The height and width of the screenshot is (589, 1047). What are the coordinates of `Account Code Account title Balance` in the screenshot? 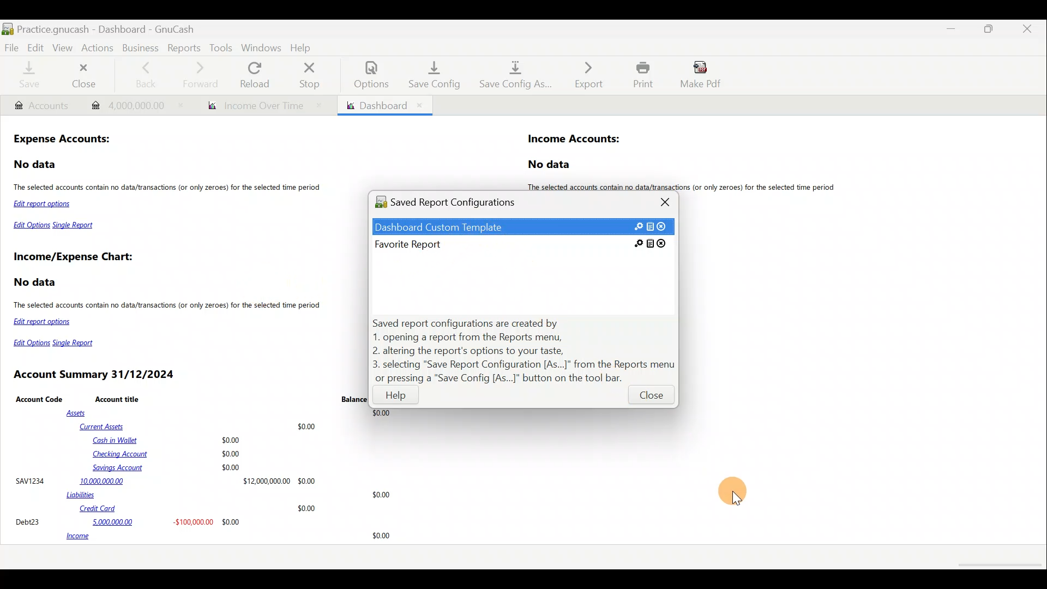 It's located at (191, 399).